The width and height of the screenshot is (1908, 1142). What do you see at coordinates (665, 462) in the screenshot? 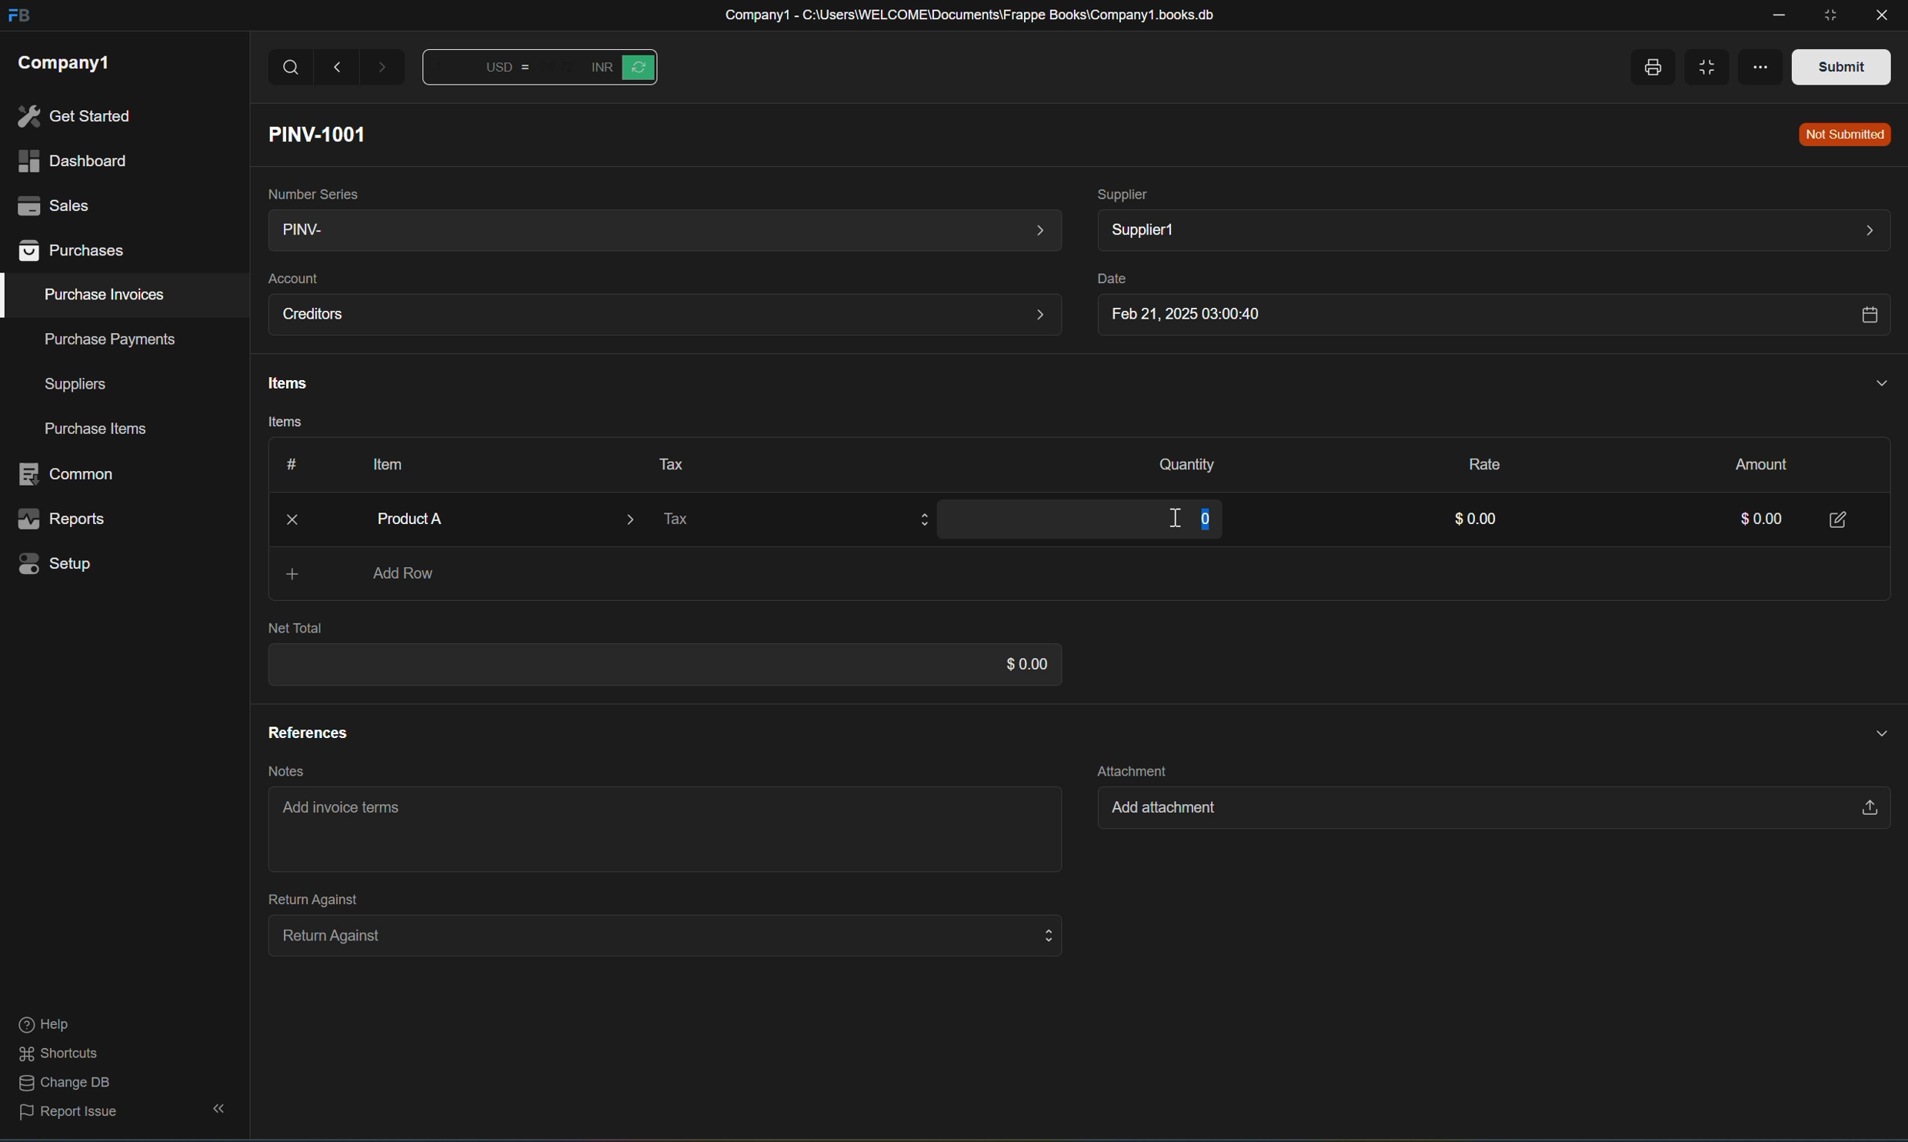
I see `Tax` at bounding box center [665, 462].